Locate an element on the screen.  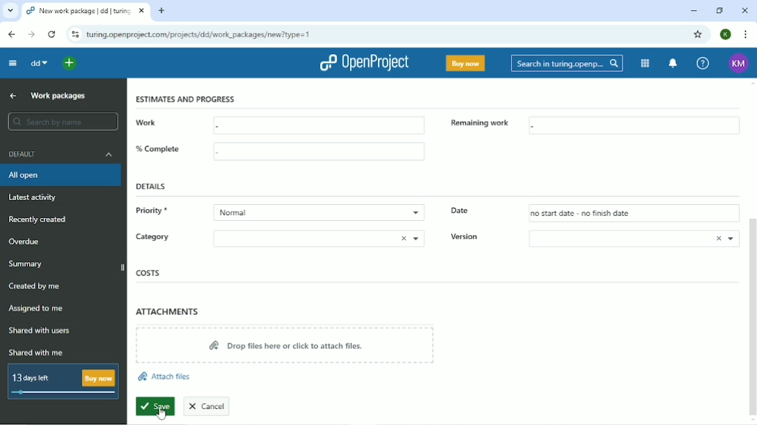
Latest activity is located at coordinates (31, 197).